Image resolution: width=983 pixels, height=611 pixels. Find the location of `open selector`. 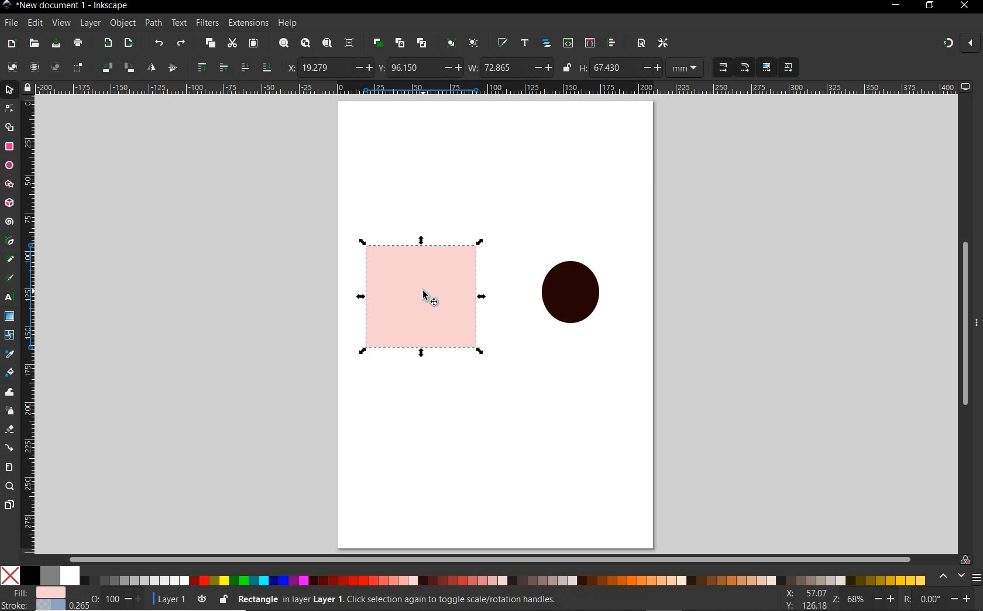

open selector is located at coordinates (589, 43).